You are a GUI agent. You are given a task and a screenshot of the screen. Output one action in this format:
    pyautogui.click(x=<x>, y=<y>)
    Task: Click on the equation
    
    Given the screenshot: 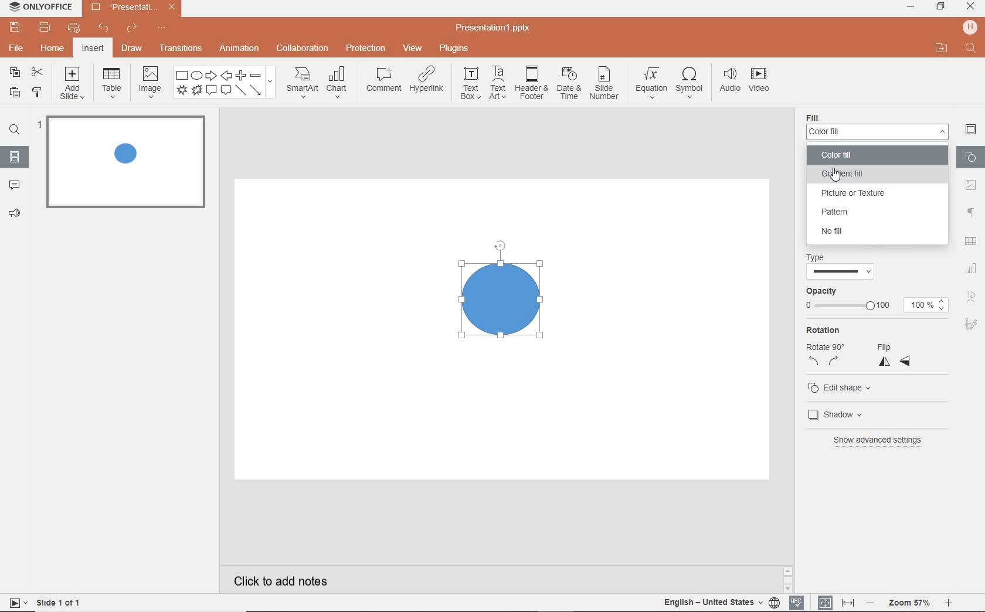 What is the action you would take?
    pyautogui.click(x=650, y=83)
    